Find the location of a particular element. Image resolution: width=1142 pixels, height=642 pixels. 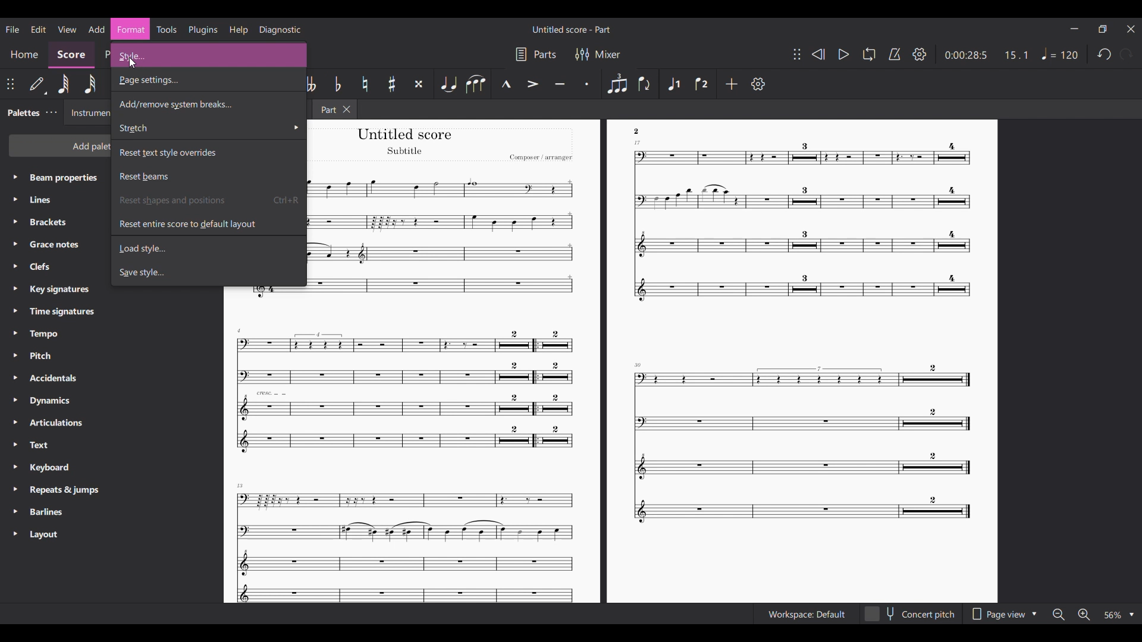

Redo and undo is located at coordinates (1115, 54).